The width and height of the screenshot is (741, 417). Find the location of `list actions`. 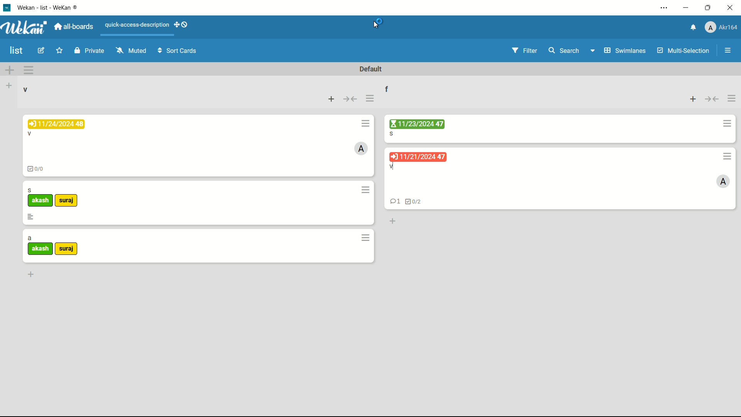

list actions is located at coordinates (370, 99).